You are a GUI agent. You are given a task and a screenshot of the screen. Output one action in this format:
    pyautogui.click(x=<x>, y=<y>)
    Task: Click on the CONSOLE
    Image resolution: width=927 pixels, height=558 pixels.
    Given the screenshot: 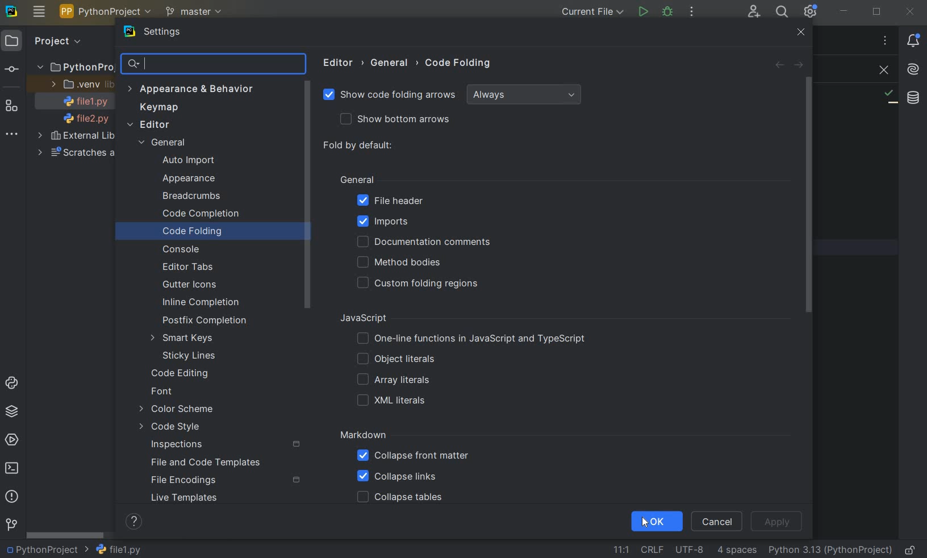 What is the action you would take?
    pyautogui.click(x=185, y=249)
    